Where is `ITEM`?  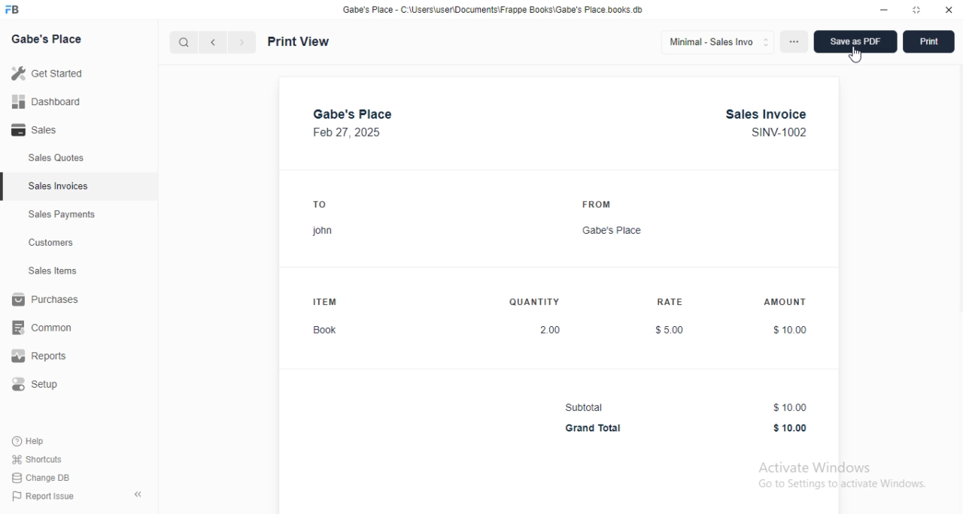 ITEM is located at coordinates (327, 301).